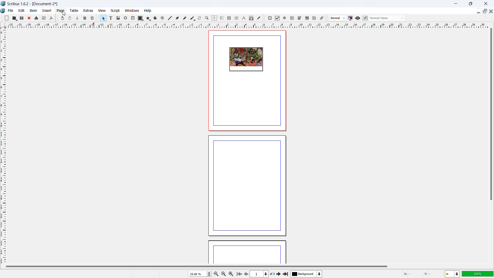  Describe the element at coordinates (292, 18) in the screenshot. I see `pdf text field` at that location.